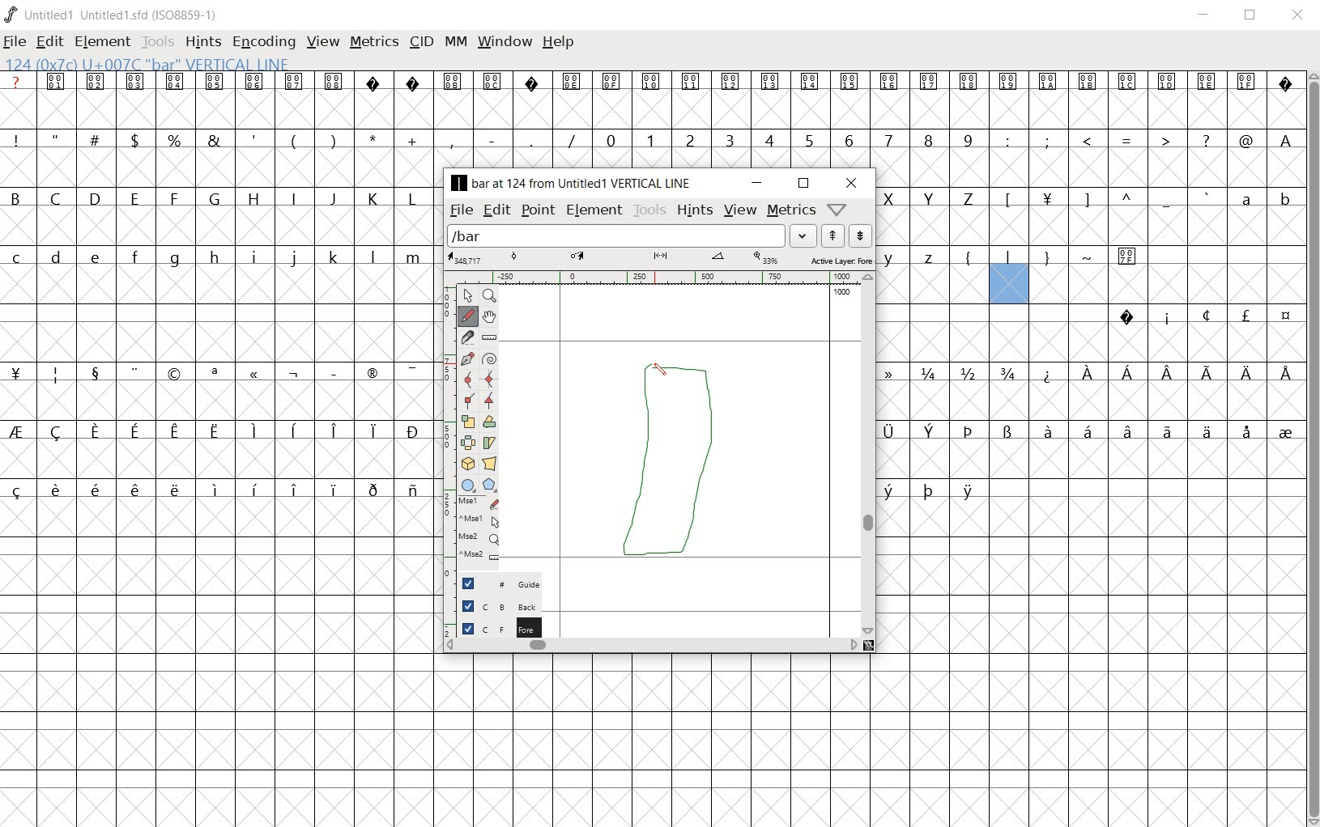 This screenshot has width=1320, height=827. I want to click on empty cells, so click(1088, 168).